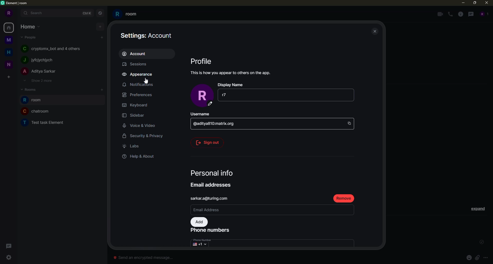  I want to click on space, so click(9, 64).